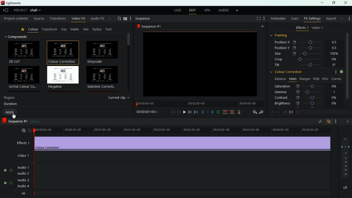 This screenshot has width=352, height=198. I want to click on transform, so click(51, 29).